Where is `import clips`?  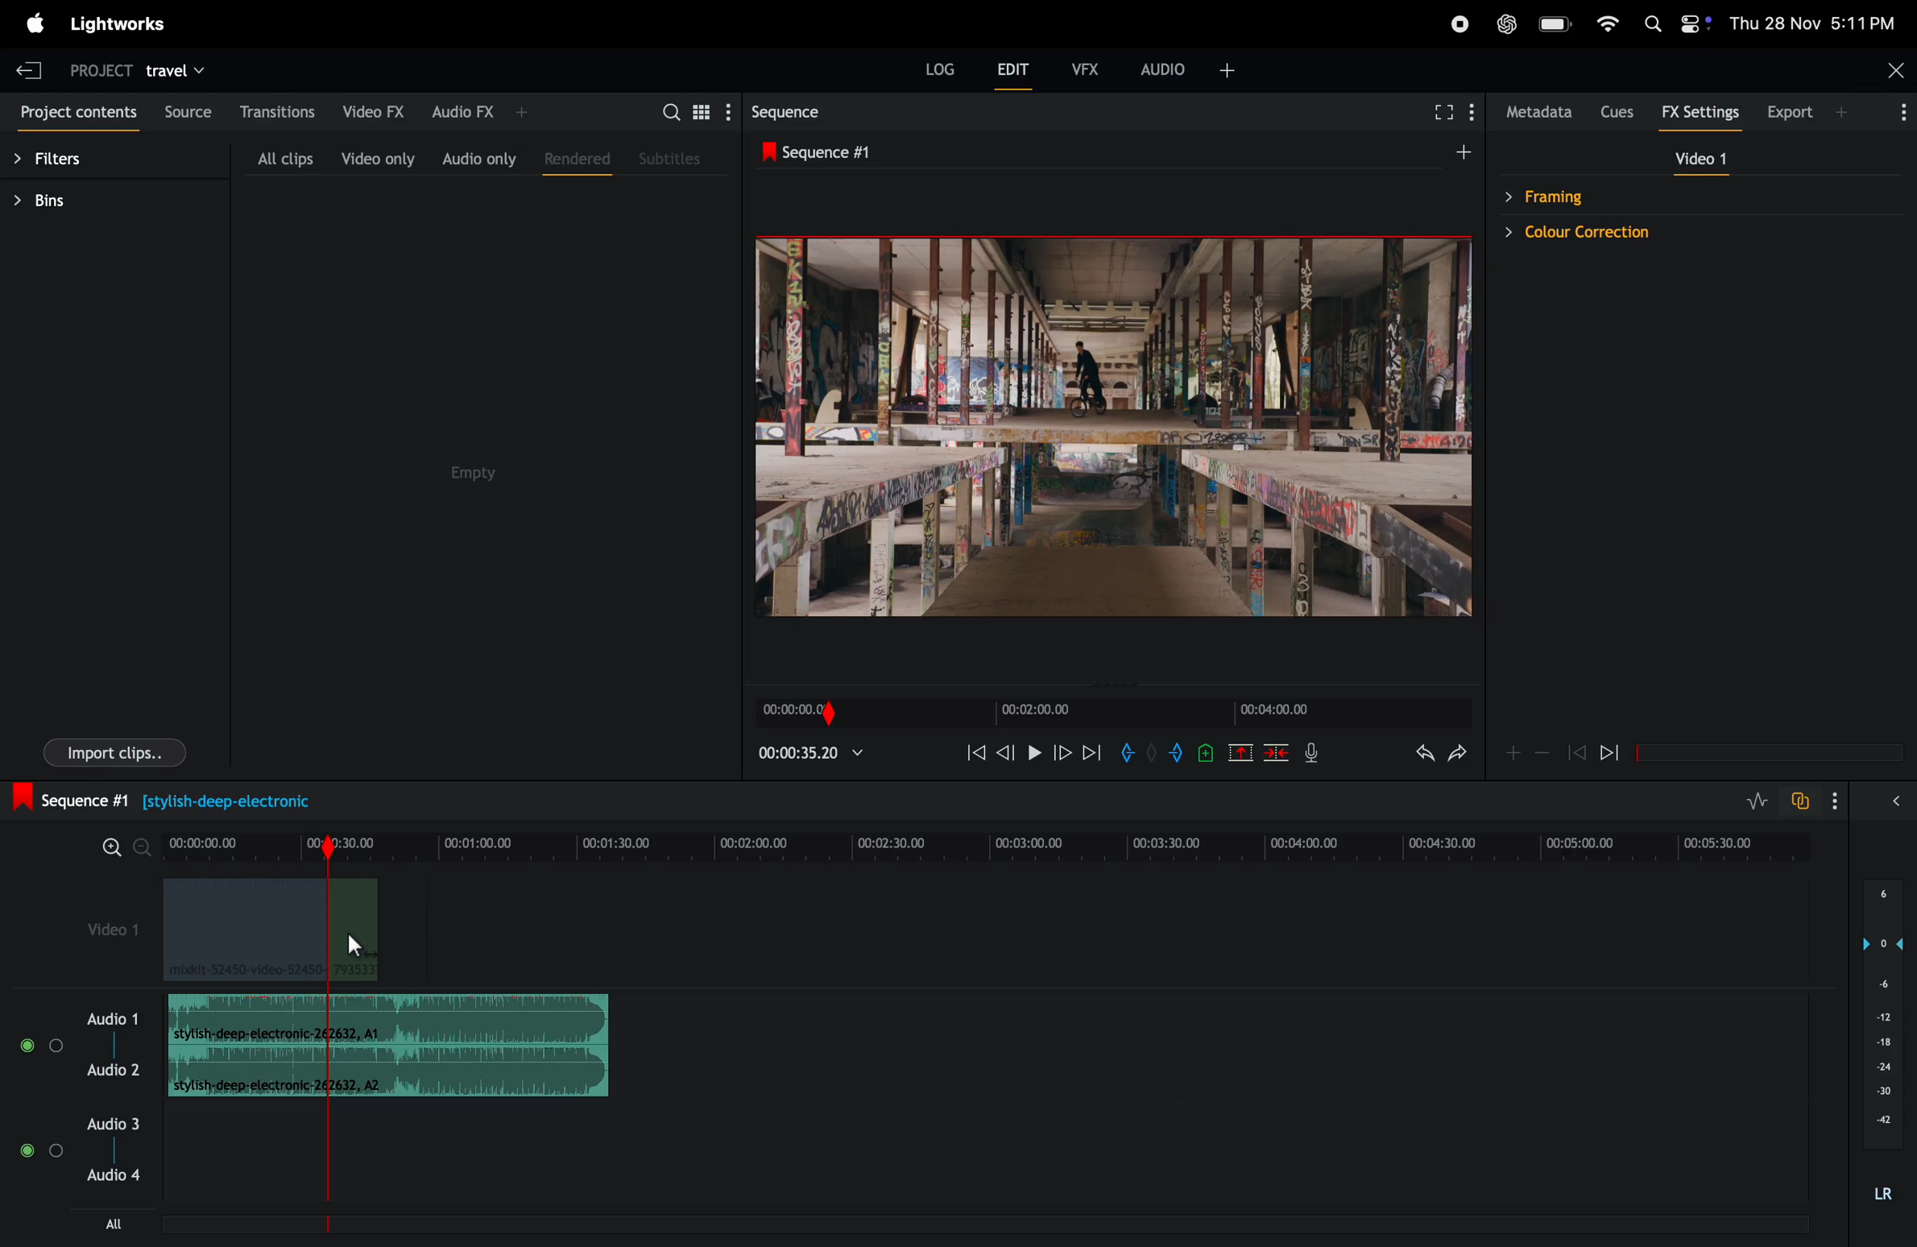 import clips is located at coordinates (114, 752).